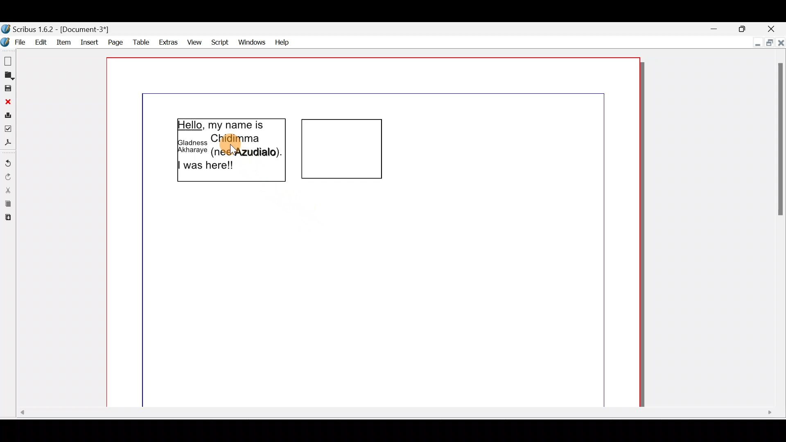 The image size is (786, 442). Describe the element at coordinates (756, 41) in the screenshot. I see `Minimise` at that location.